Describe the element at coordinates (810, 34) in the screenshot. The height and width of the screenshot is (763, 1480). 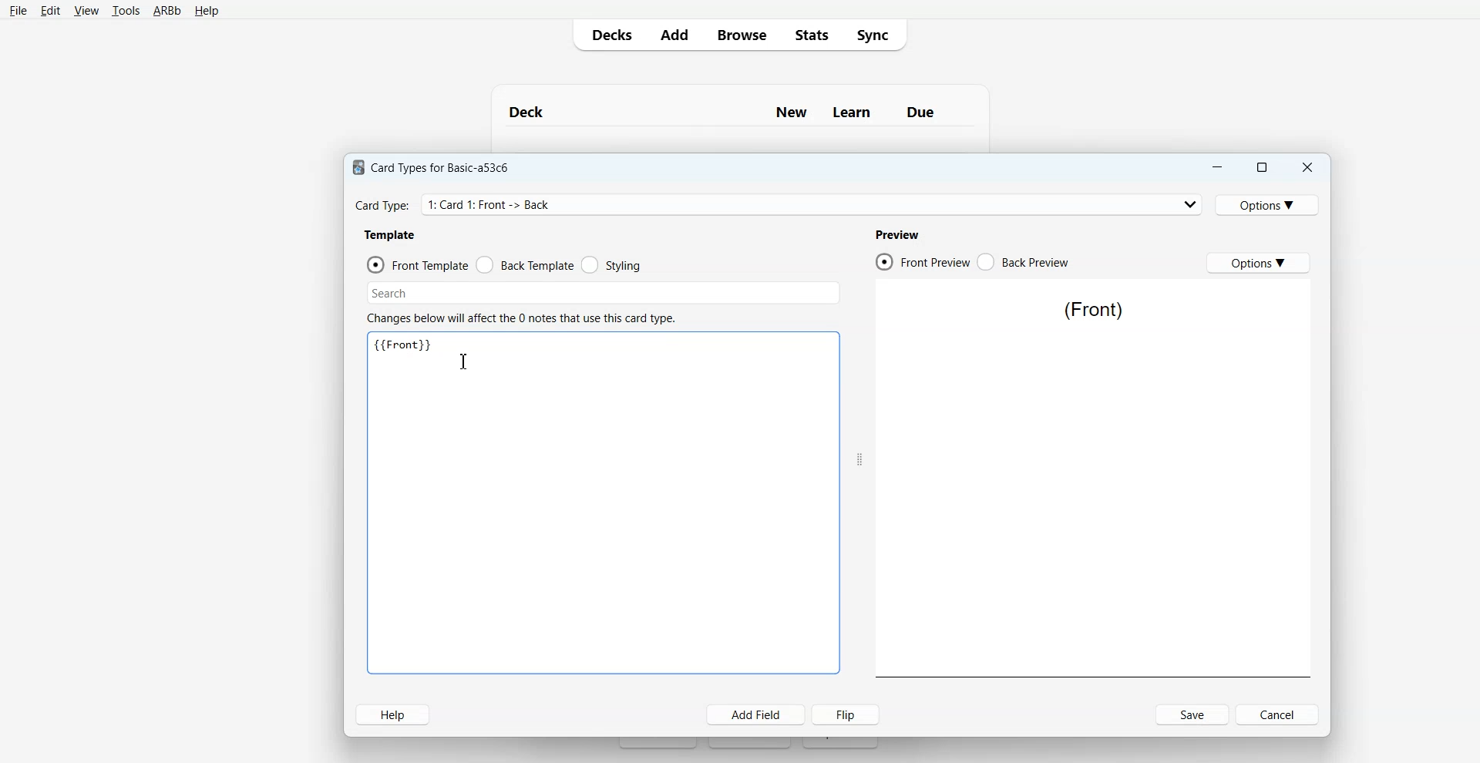
I see `Stats` at that location.